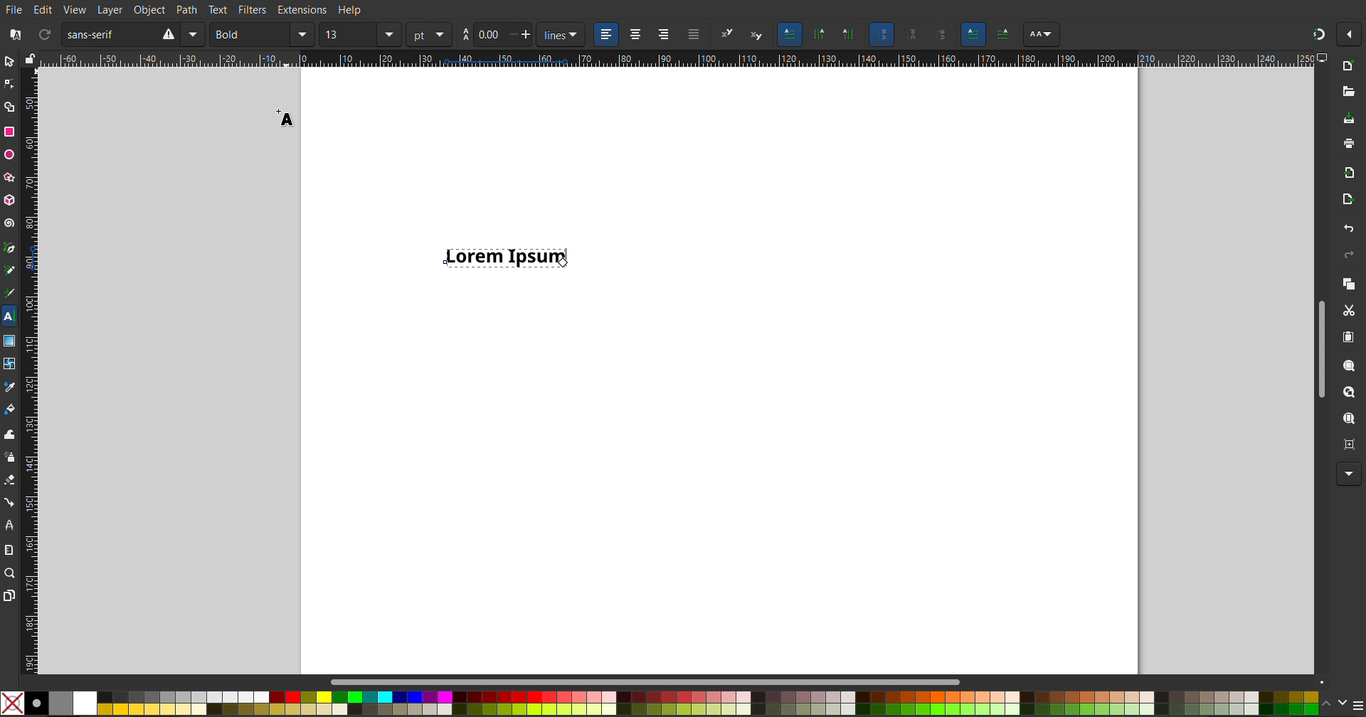 This screenshot has height=717, width=1366. I want to click on Scrollbar, so click(1320, 345).